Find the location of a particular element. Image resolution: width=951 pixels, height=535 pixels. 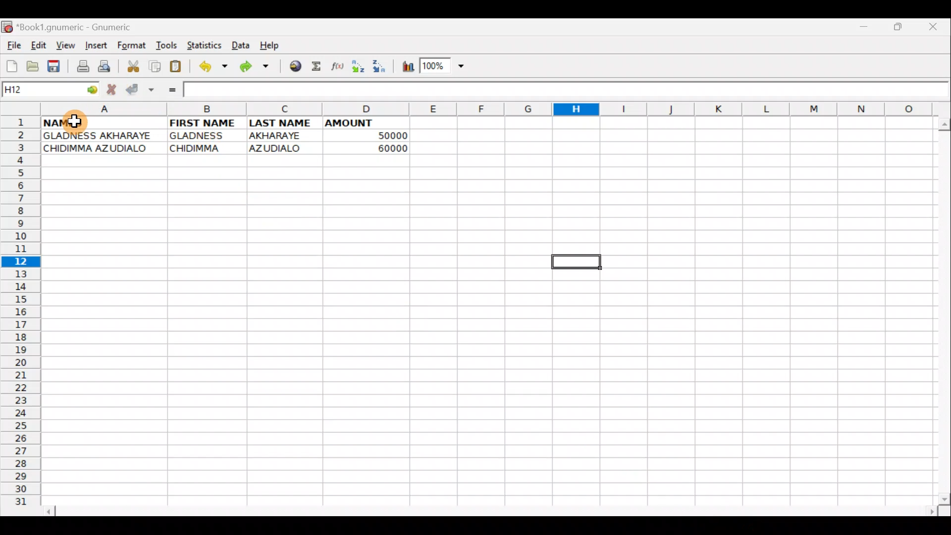

Formula bar is located at coordinates (568, 91).